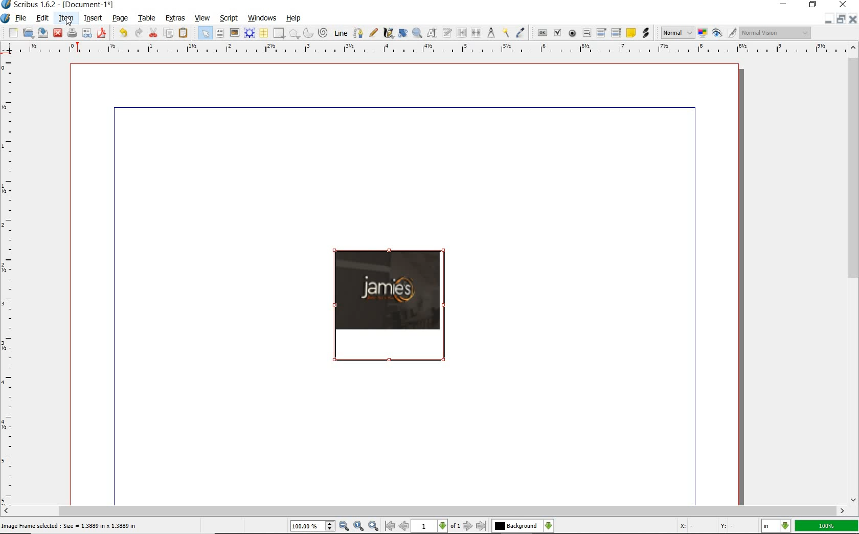  Describe the element at coordinates (491, 32) in the screenshot. I see `measurements` at that location.